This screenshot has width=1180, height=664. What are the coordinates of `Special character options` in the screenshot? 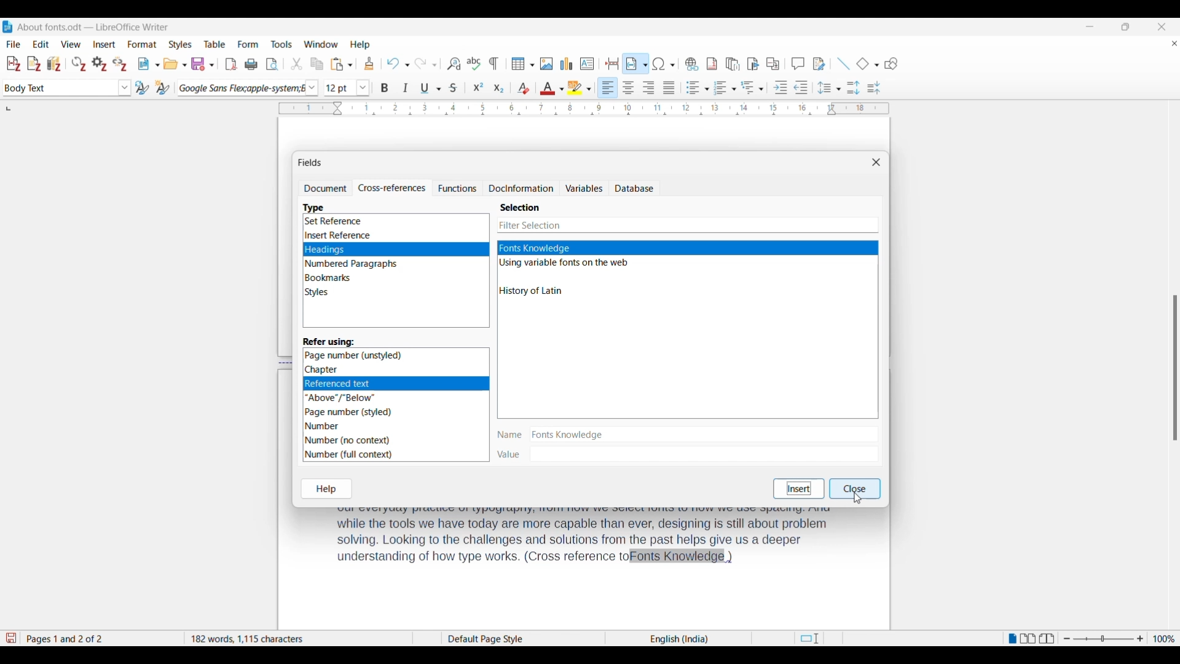 It's located at (664, 63).